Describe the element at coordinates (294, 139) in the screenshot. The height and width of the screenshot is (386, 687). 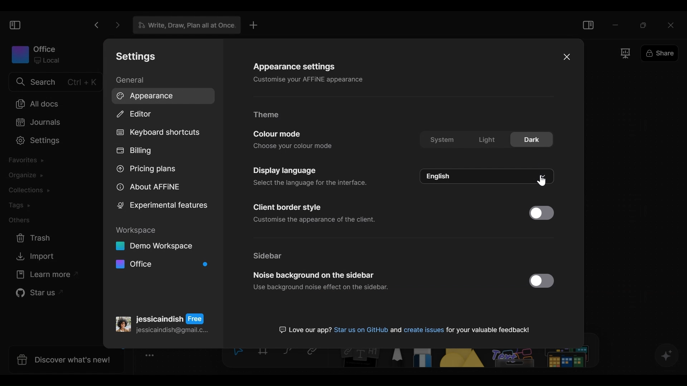
I see `Color mode` at that location.